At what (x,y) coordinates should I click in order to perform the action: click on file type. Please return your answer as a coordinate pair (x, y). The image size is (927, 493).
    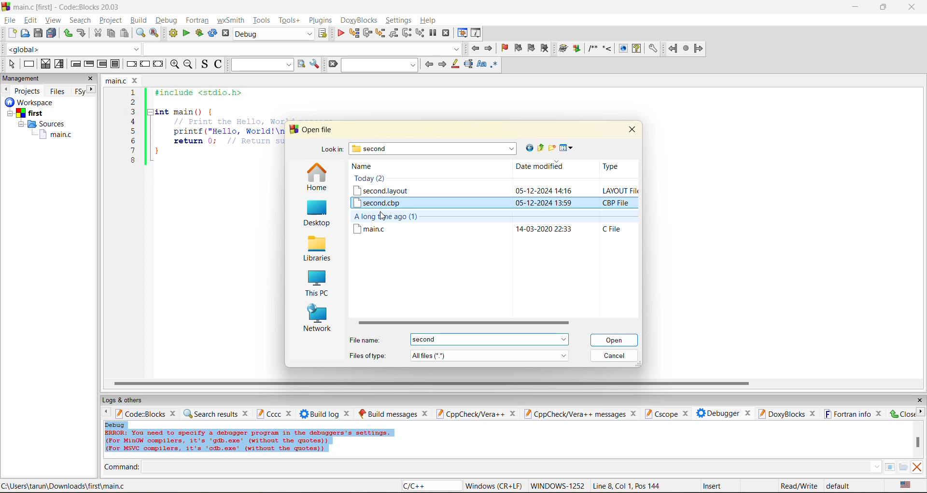
    Looking at the image, I should click on (617, 229).